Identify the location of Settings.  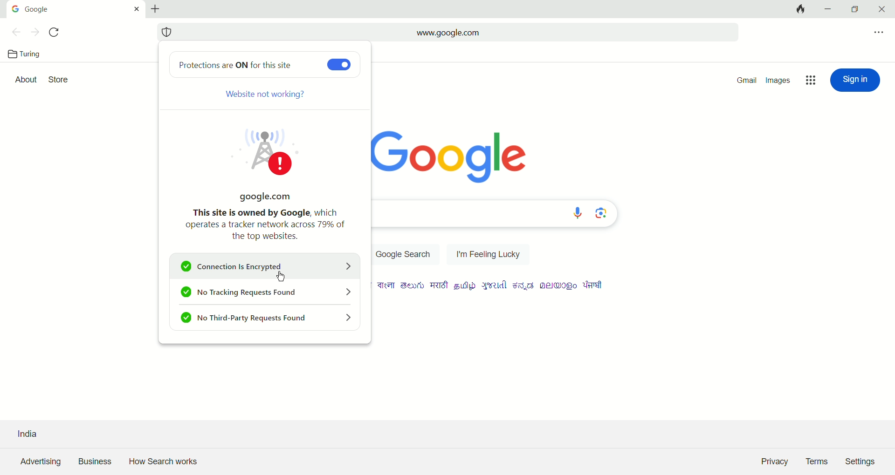
(863, 460).